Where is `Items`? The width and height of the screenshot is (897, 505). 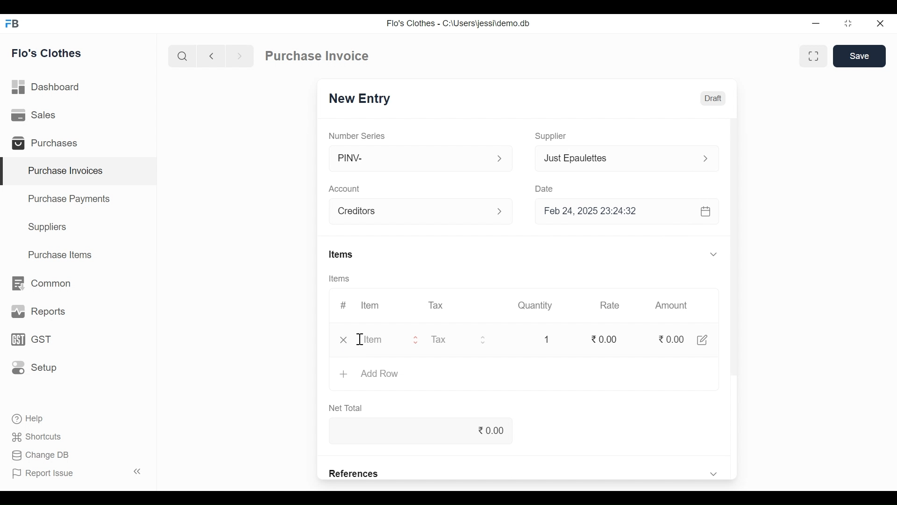 Items is located at coordinates (341, 254).